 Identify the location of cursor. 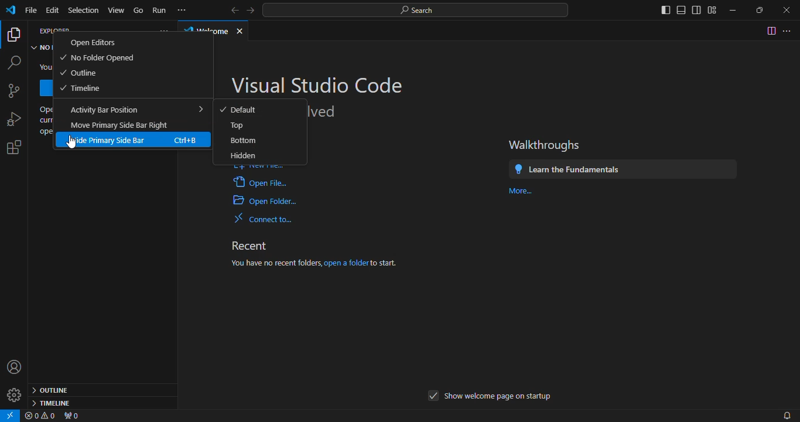
(71, 142).